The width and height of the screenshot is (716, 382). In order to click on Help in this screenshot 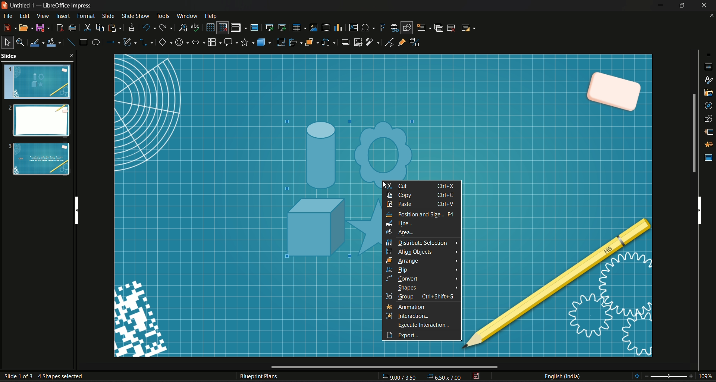, I will do `click(211, 16)`.